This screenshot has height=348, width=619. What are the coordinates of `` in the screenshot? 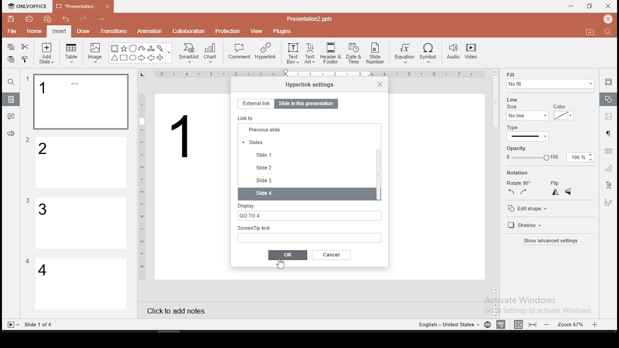 It's located at (39, 325).